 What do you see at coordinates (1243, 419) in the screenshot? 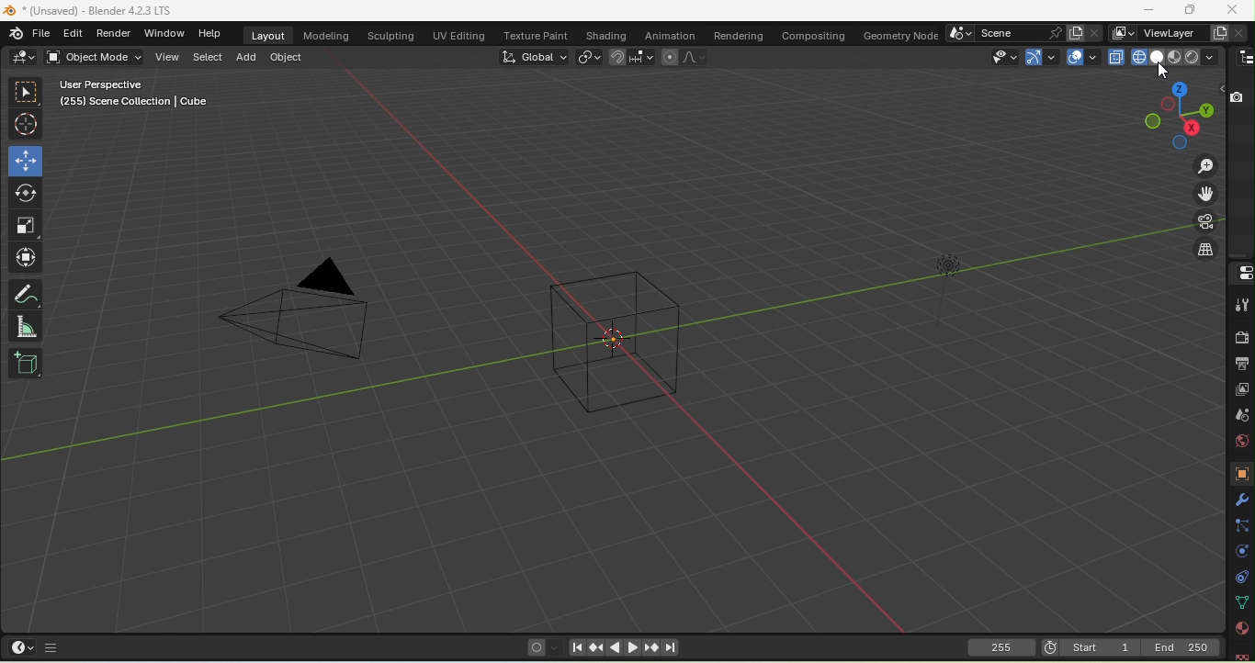
I see `Scene` at bounding box center [1243, 419].